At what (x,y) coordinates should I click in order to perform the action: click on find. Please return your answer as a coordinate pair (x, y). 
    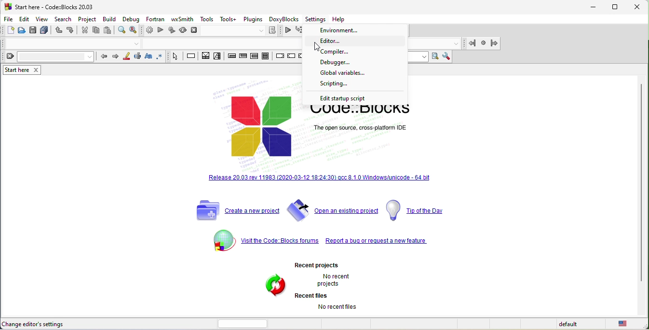
    Looking at the image, I should click on (122, 32).